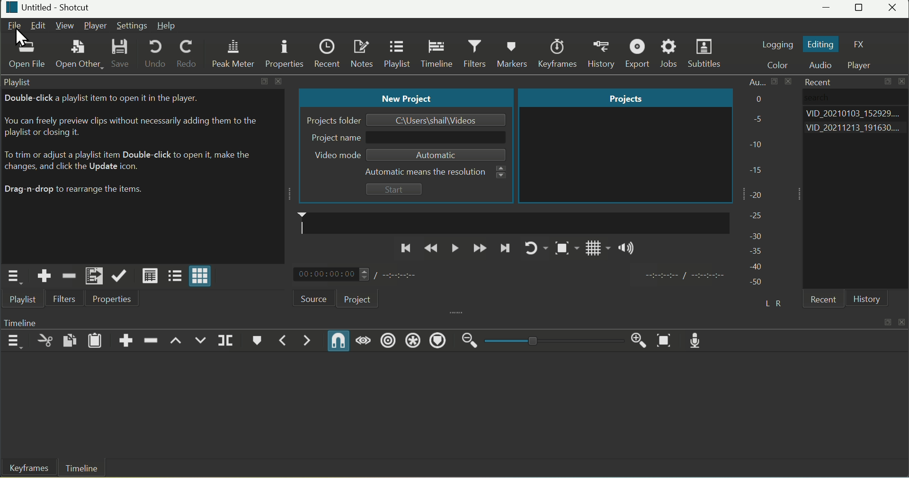 The width and height of the screenshot is (909, 478). What do you see at coordinates (777, 44) in the screenshot?
I see `Logging` at bounding box center [777, 44].